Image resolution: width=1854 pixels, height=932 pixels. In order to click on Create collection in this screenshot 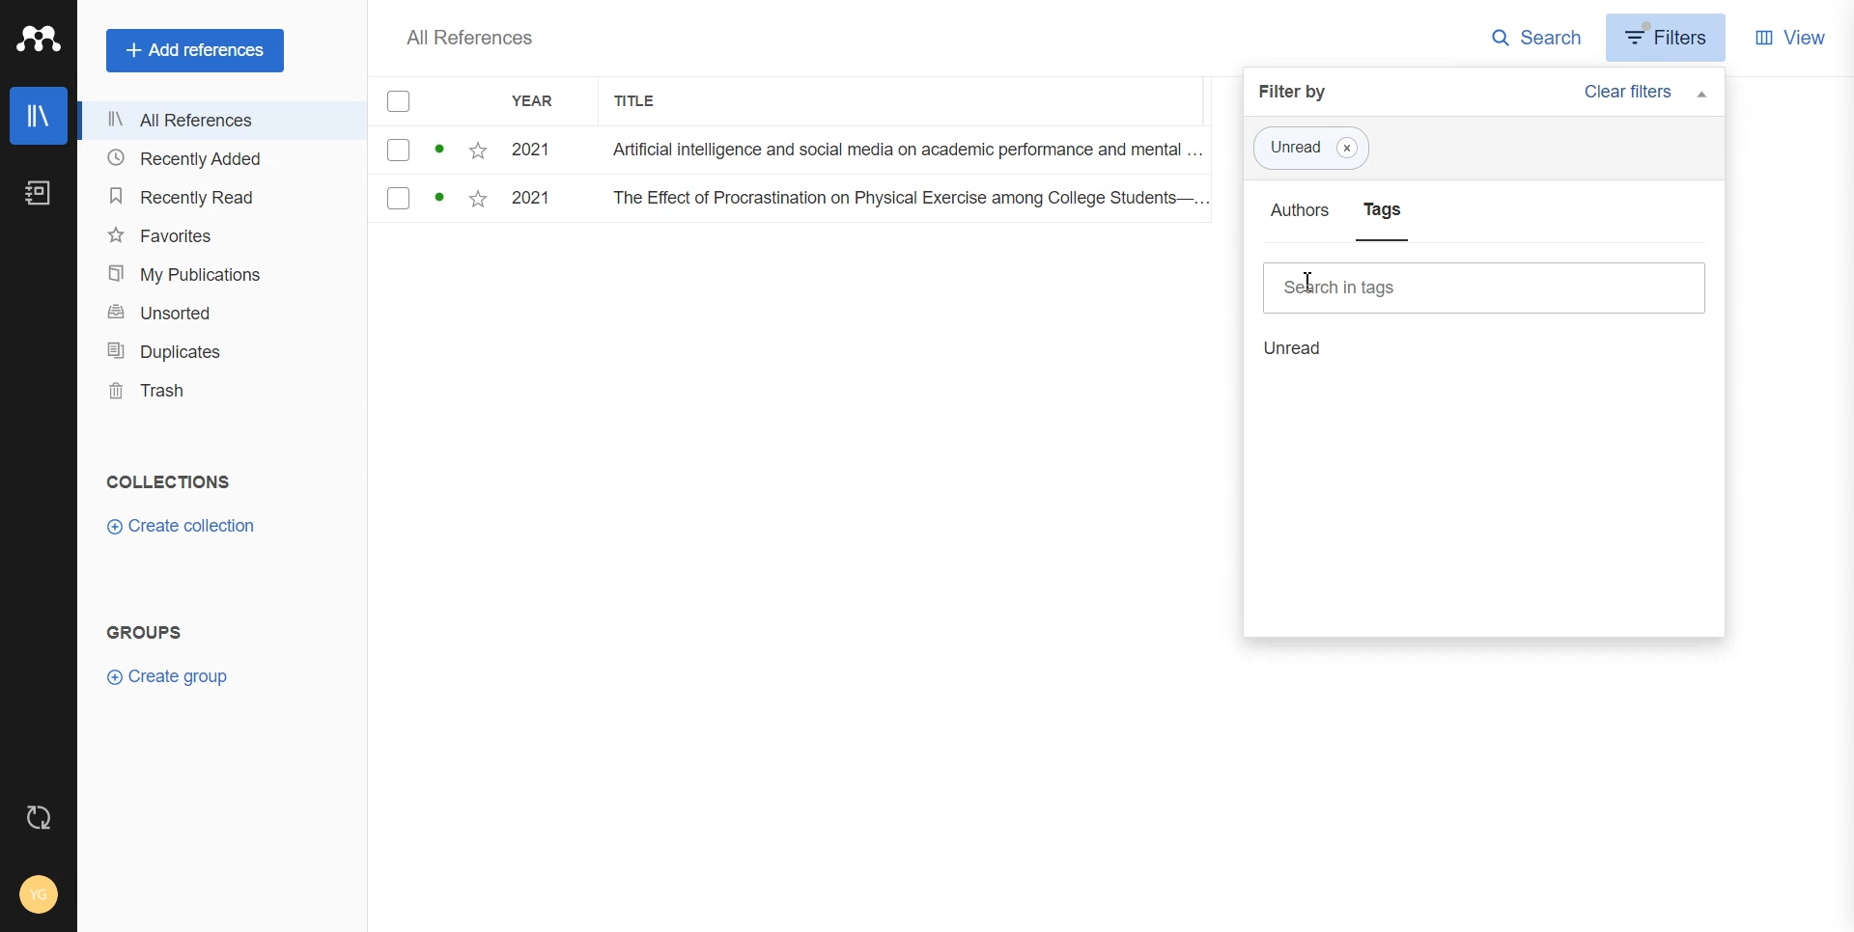, I will do `click(181, 527)`.